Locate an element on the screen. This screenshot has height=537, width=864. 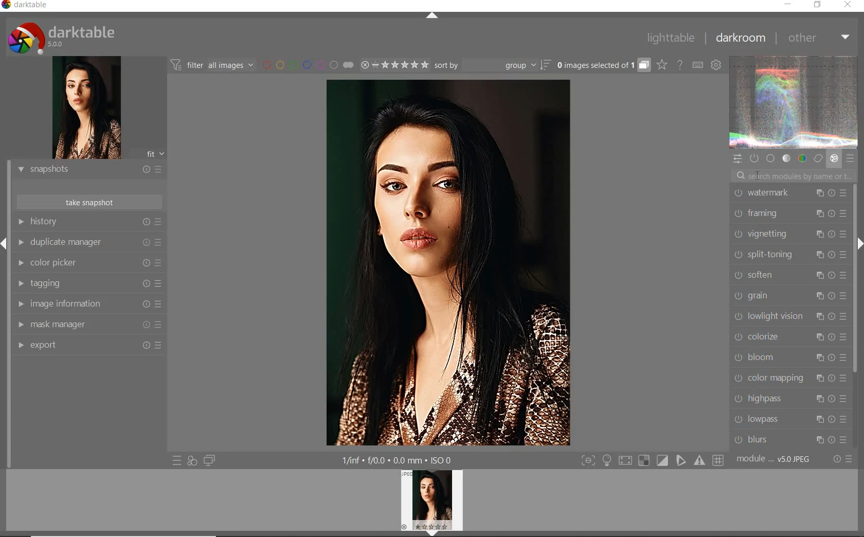
toggle modes is located at coordinates (588, 461).